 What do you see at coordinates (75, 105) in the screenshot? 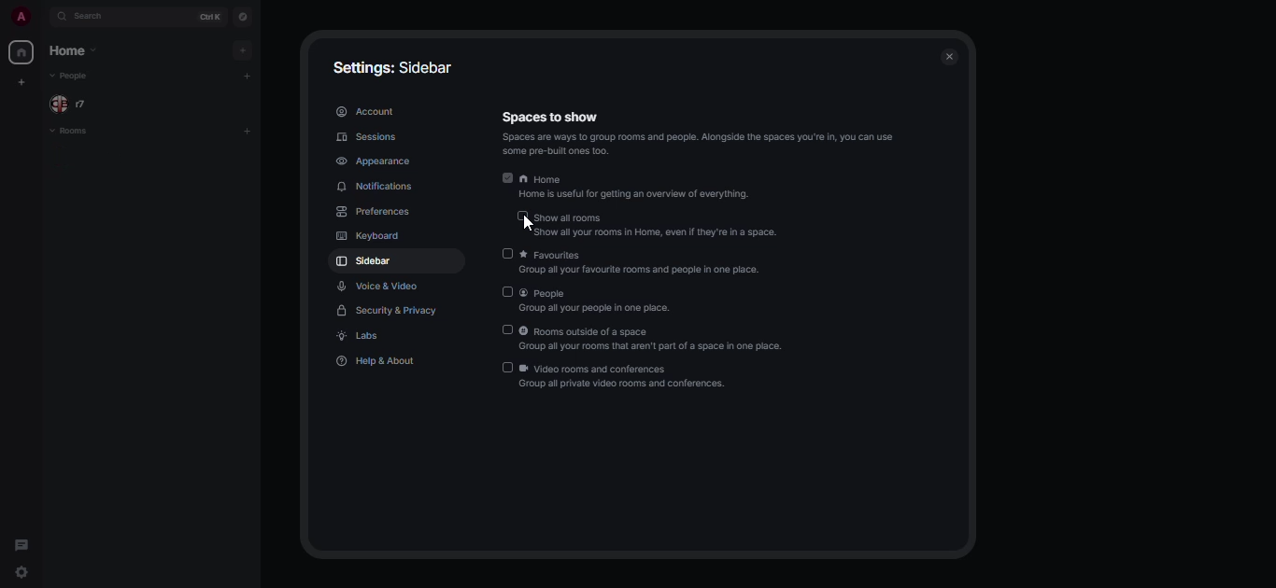
I see `people` at bounding box center [75, 105].